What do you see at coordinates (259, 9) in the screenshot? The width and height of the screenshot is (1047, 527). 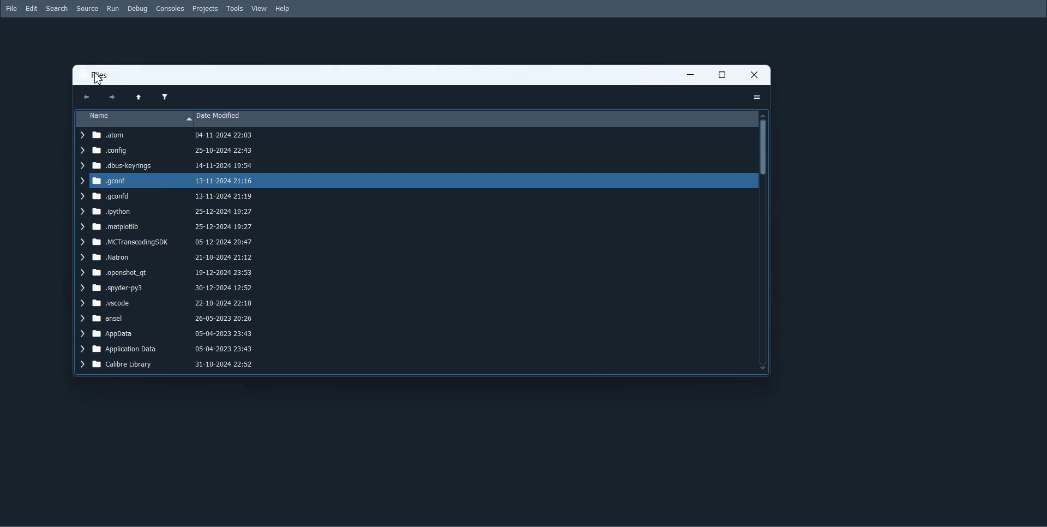 I see `View` at bounding box center [259, 9].